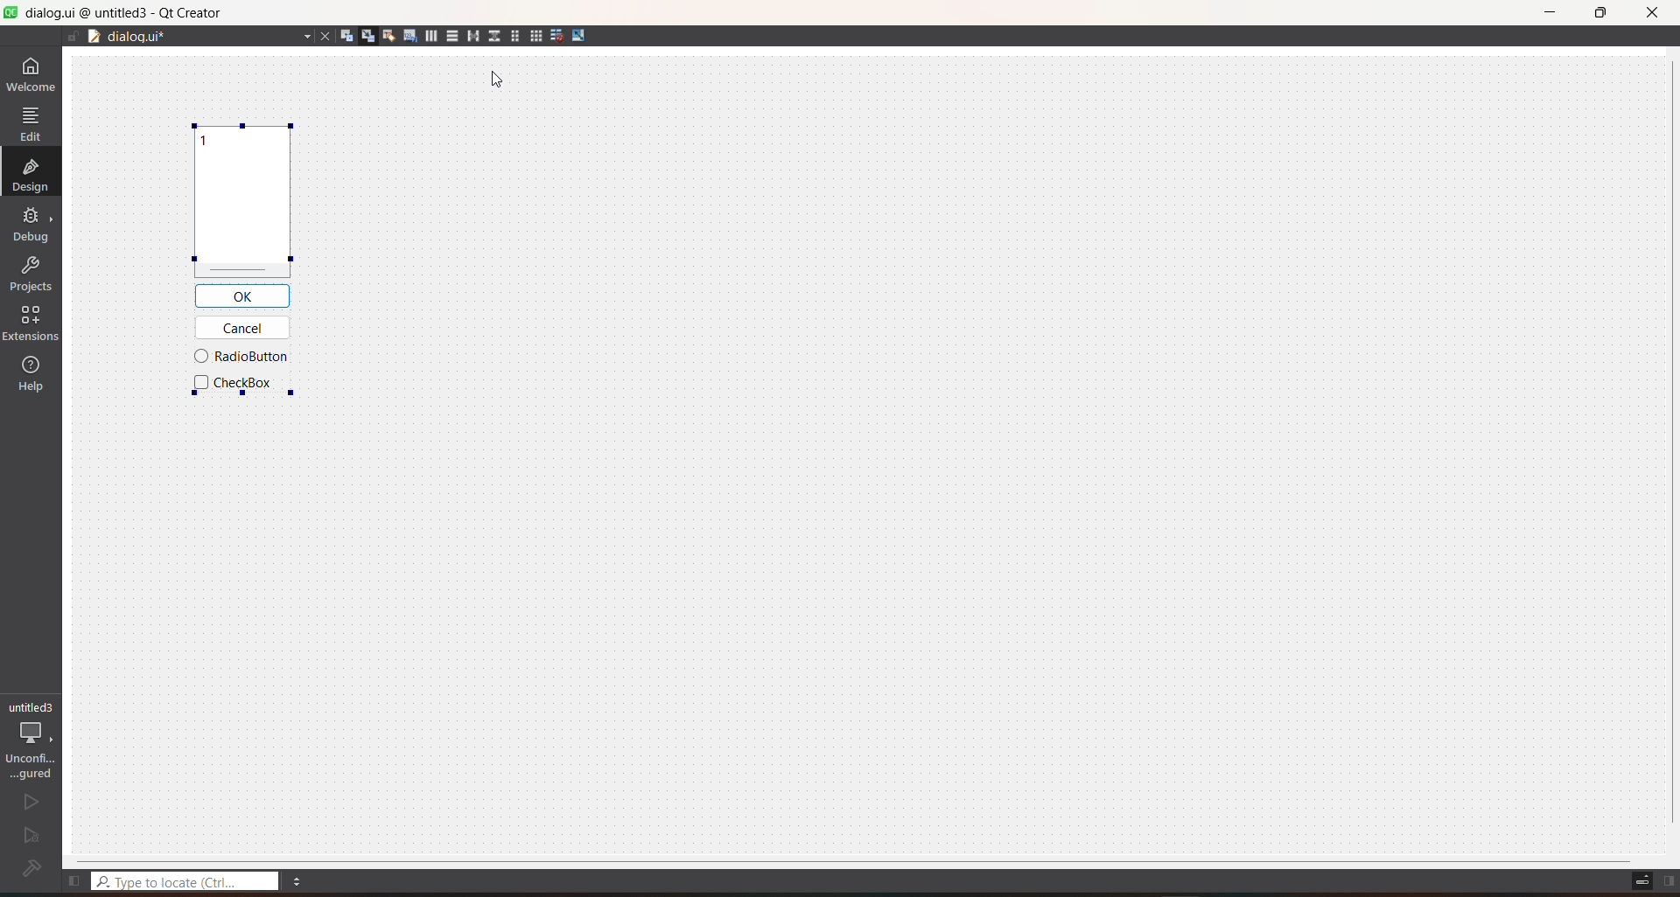 The width and height of the screenshot is (1680, 897). Describe the element at coordinates (28, 834) in the screenshot. I see `run and debug file` at that location.